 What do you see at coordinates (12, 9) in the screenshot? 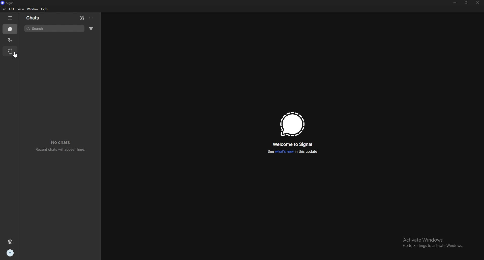
I see `edit` at bounding box center [12, 9].